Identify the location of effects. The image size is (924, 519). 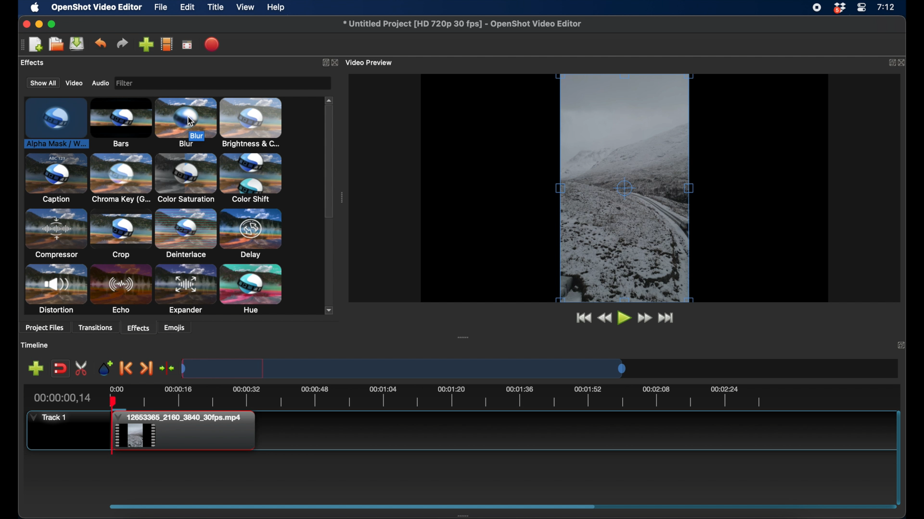
(139, 327).